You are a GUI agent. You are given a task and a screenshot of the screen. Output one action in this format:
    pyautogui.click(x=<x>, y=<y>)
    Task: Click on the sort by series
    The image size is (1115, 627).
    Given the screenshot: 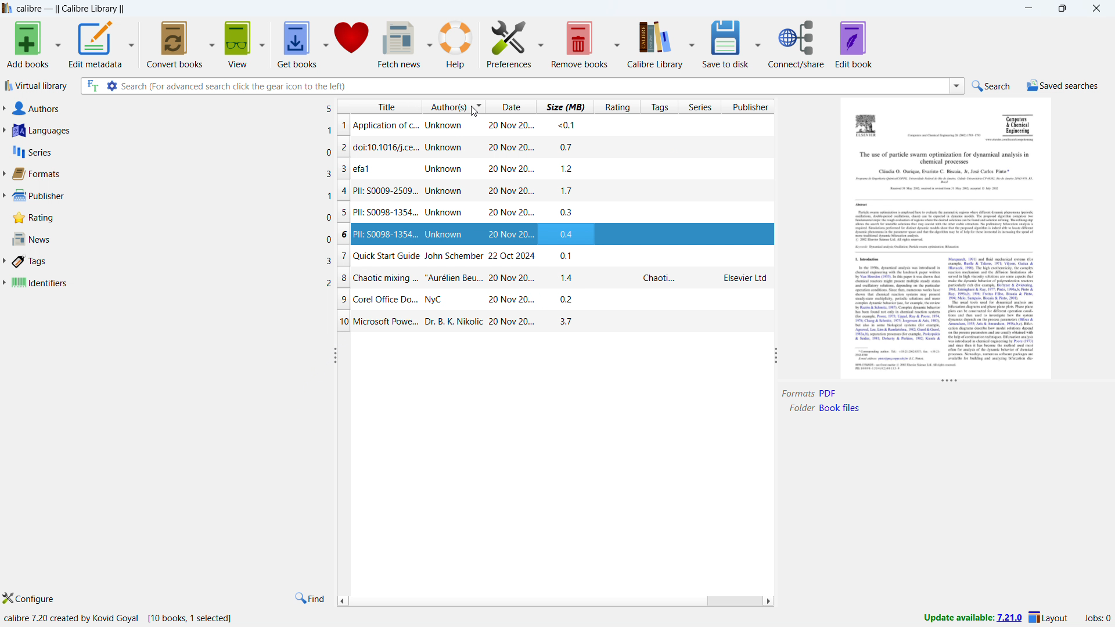 What is the action you would take?
    pyautogui.click(x=699, y=106)
    